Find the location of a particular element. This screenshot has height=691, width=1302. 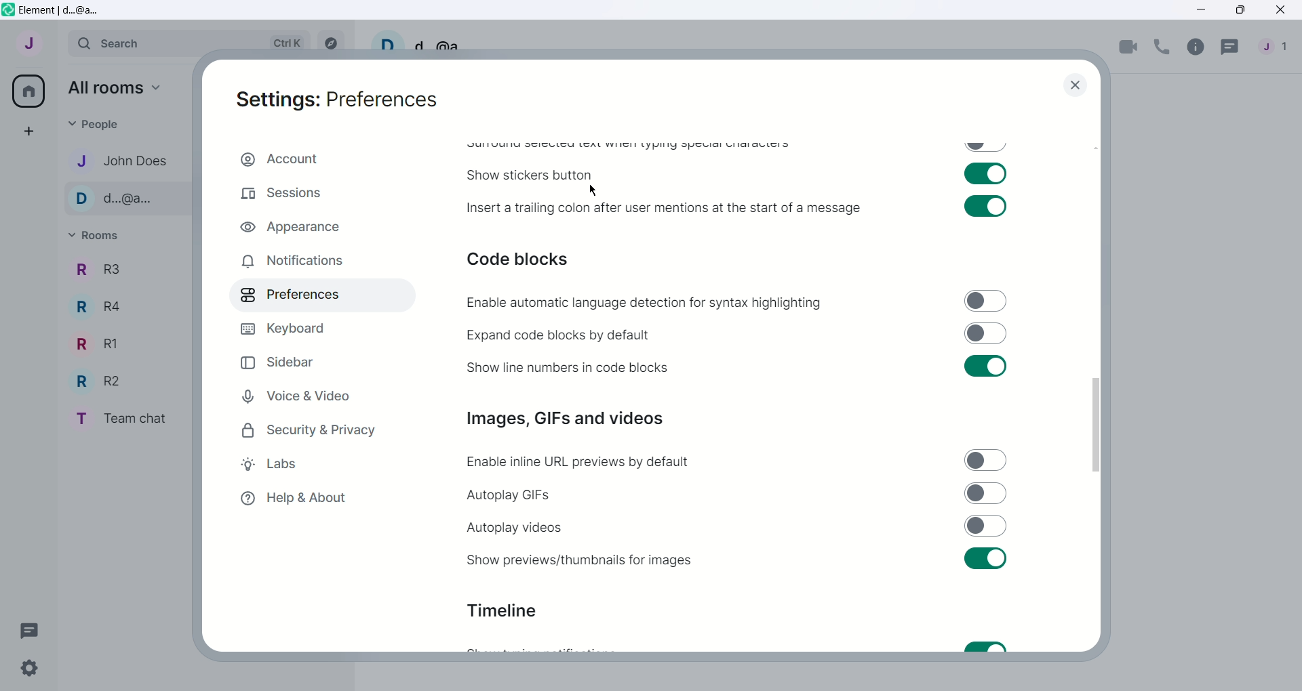

Element icon is located at coordinates (8, 9).